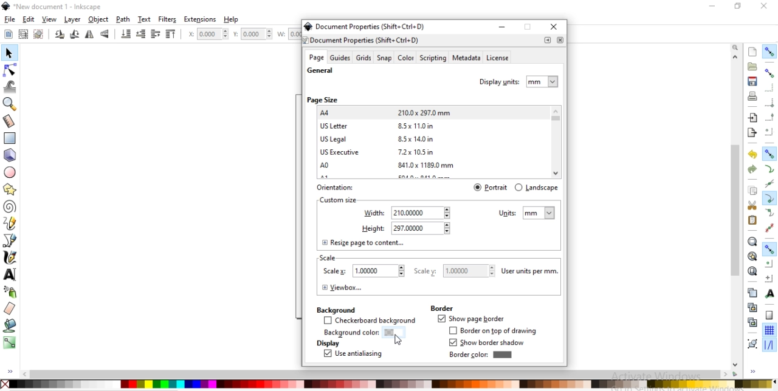 Image resolution: width=778 pixels, height=391 pixels. What do you see at coordinates (28, 19) in the screenshot?
I see `edit` at bounding box center [28, 19].